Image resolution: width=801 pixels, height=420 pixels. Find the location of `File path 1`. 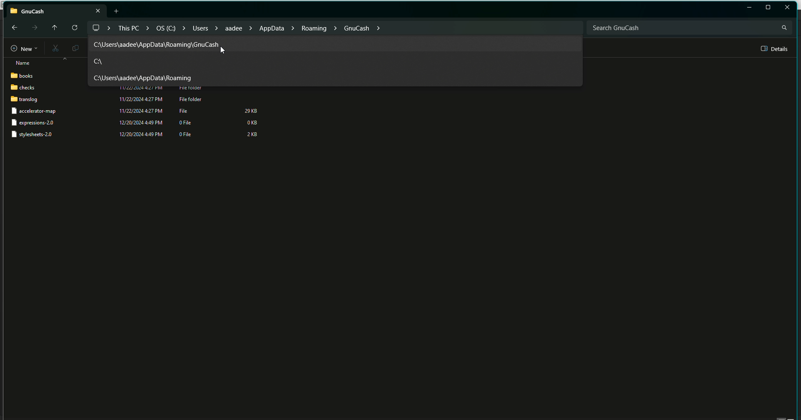

File path 1 is located at coordinates (156, 45).